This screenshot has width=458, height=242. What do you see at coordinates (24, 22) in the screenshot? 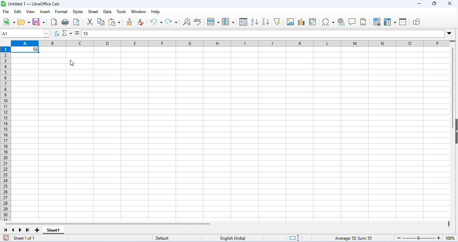
I see `open` at bounding box center [24, 22].